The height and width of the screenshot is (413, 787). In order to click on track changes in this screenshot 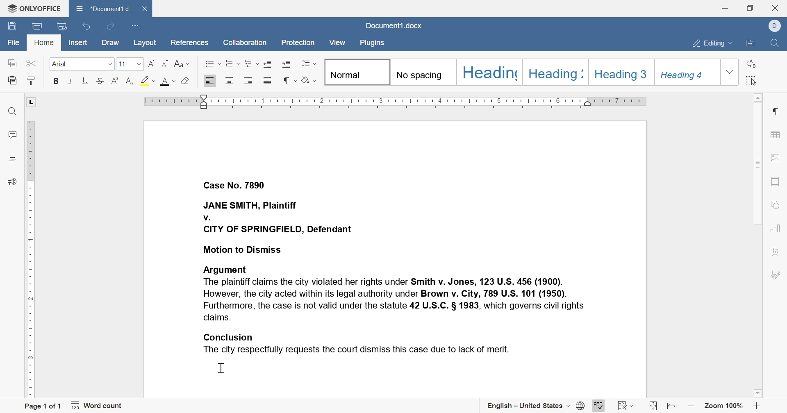, I will do `click(626, 406)`.